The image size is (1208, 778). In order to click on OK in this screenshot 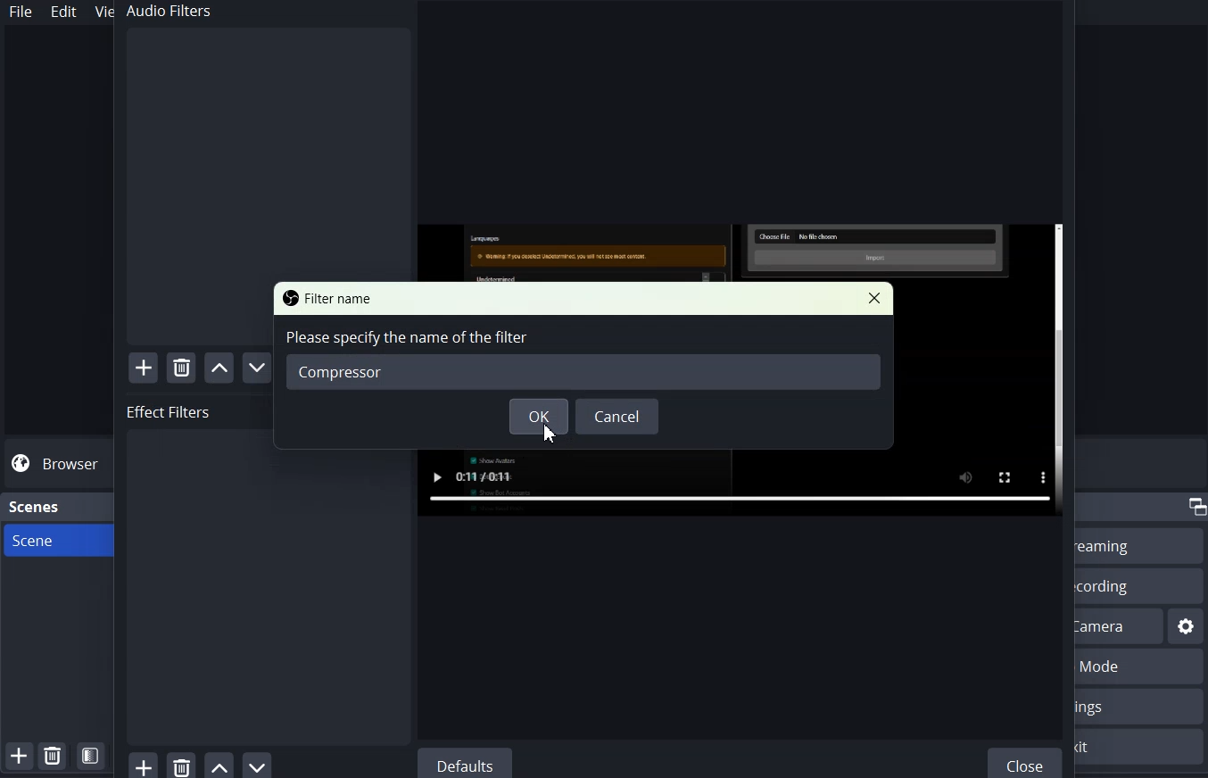, I will do `click(539, 416)`.